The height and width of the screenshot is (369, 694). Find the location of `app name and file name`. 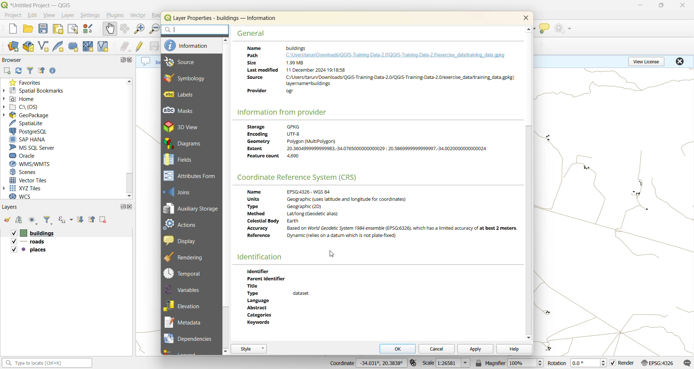

app name and file name is located at coordinates (40, 5).